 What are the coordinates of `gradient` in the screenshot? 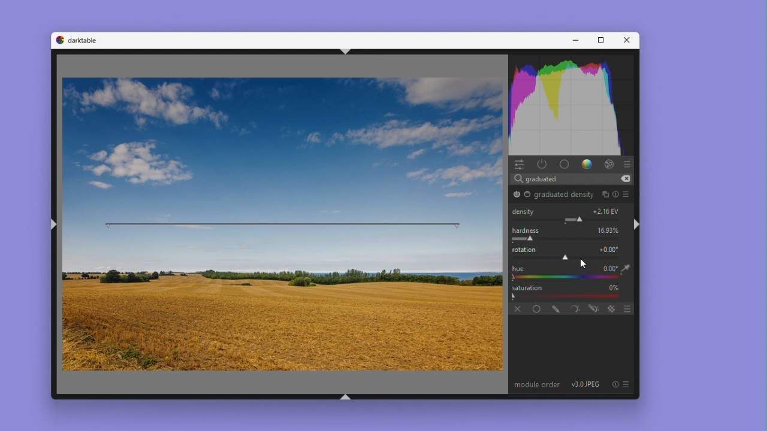 It's located at (585, 163).